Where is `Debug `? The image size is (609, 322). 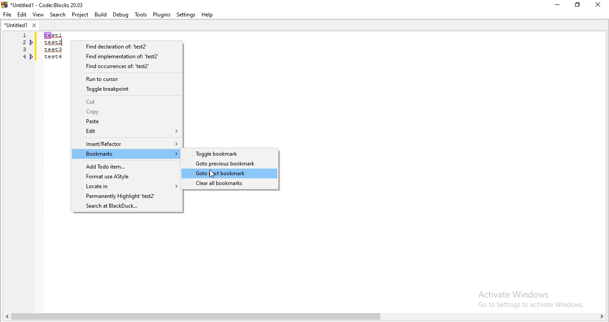
Debug  is located at coordinates (121, 15).